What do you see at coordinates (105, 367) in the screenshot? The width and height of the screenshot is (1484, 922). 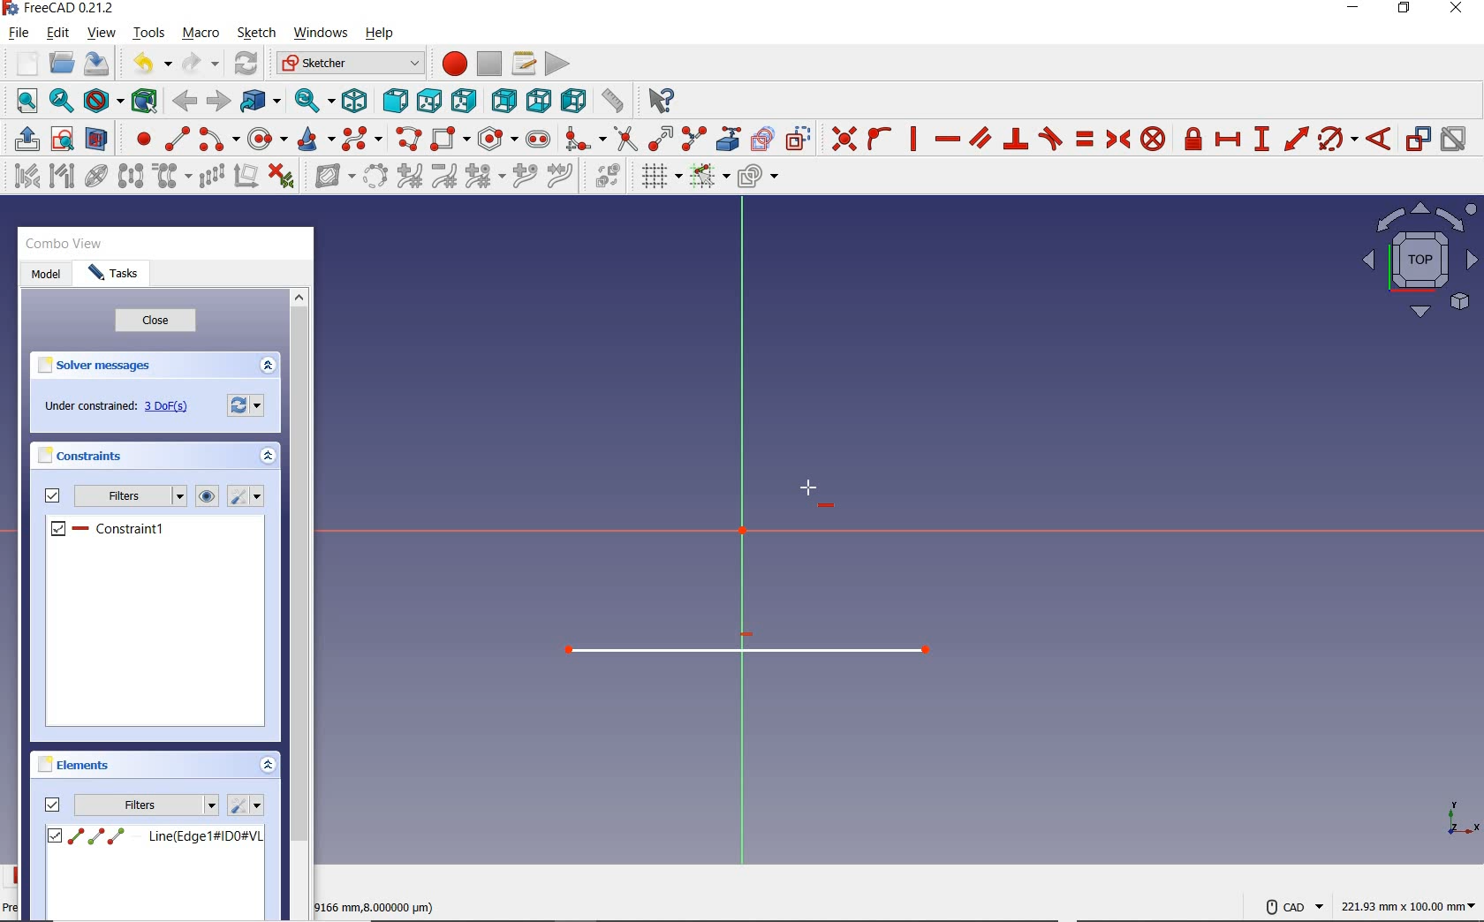 I see `SOLVER MESSAGES` at bounding box center [105, 367].